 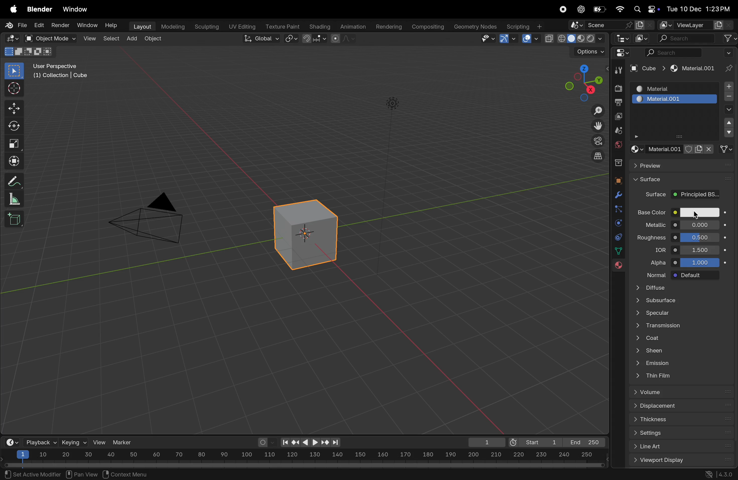 I want to click on matrerial 001, so click(x=675, y=99).